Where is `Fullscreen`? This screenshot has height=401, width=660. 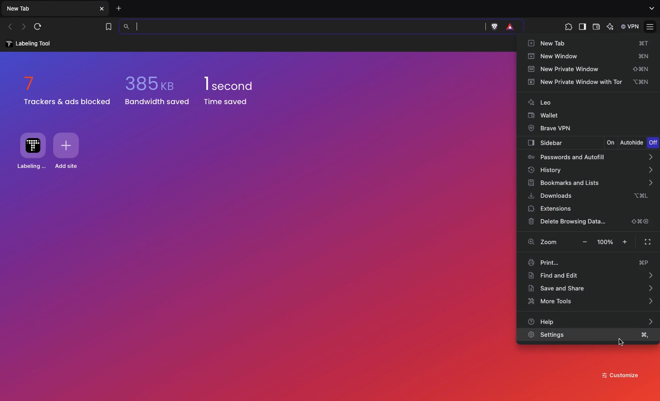
Fullscreen is located at coordinates (649, 241).